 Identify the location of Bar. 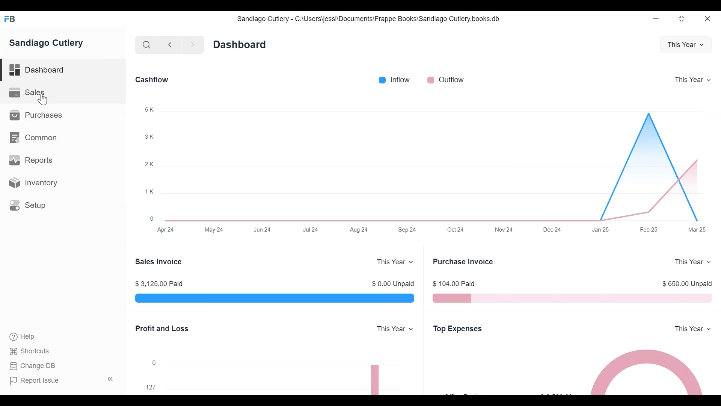
(275, 298).